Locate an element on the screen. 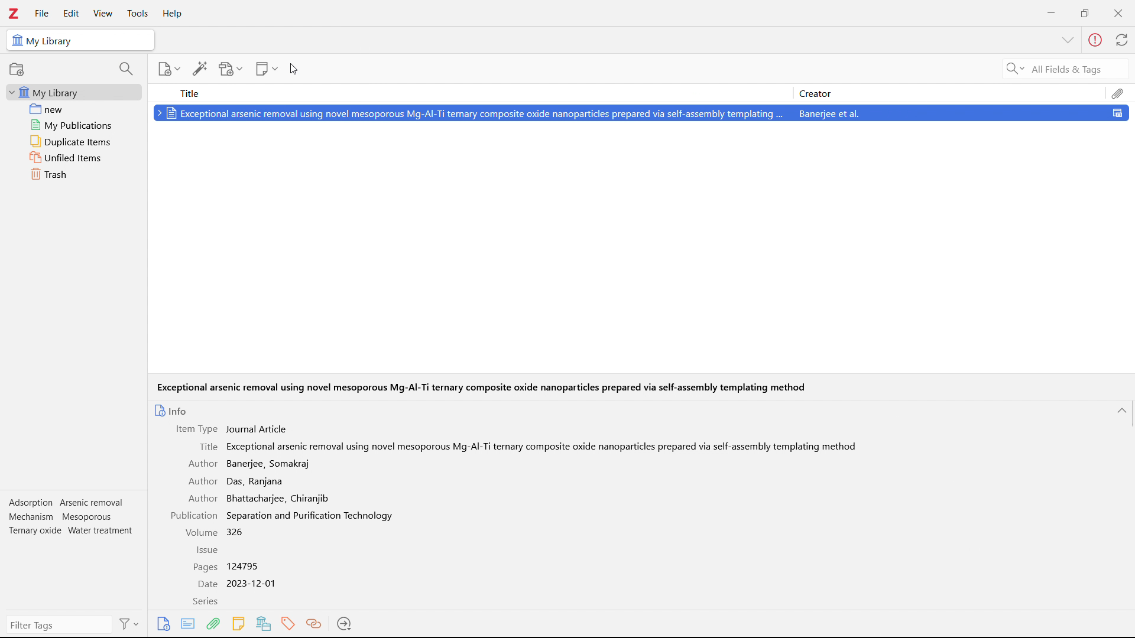 This screenshot has width=1135, height=638. edit is located at coordinates (71, 14).